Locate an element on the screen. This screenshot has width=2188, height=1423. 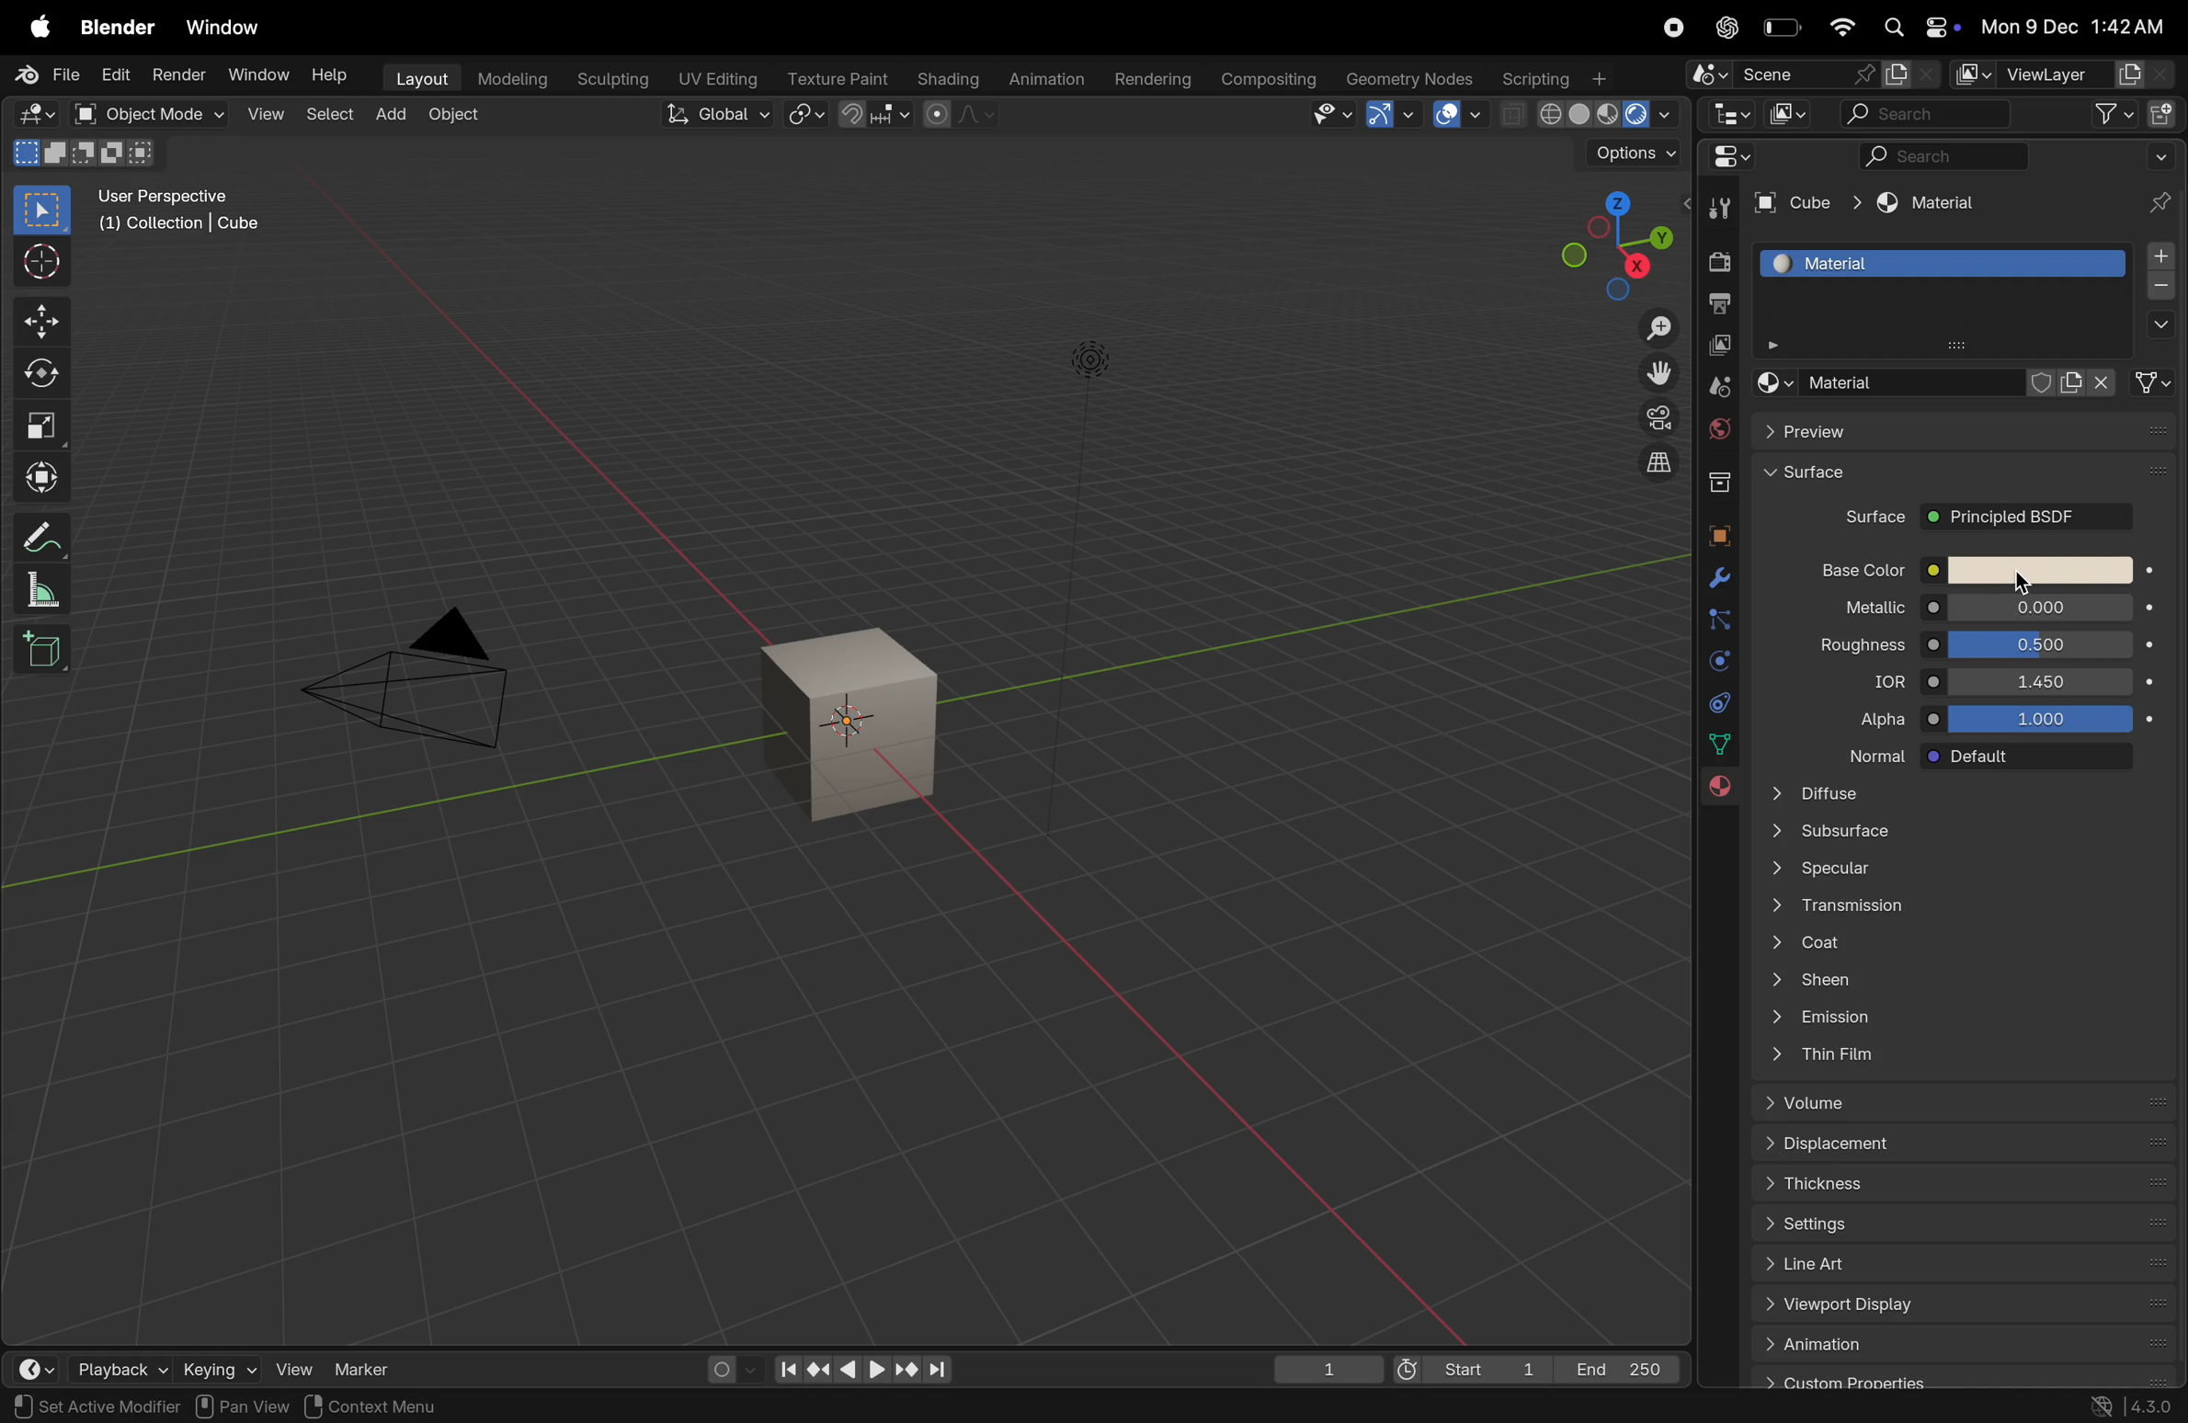
sculpting is located at coordinates (610, 79).